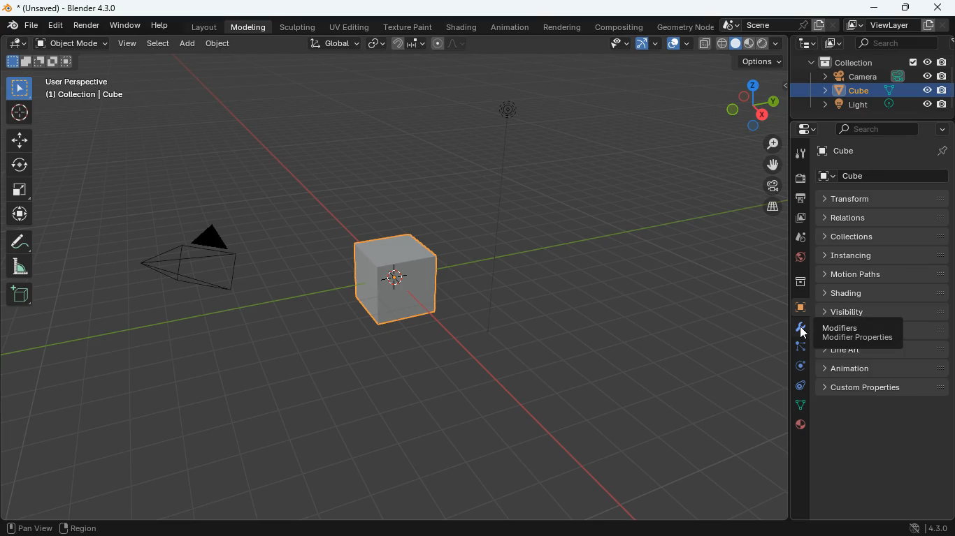 The height and width of the screenshot is (536, 955). I want to click on settings, so click(802, 130).